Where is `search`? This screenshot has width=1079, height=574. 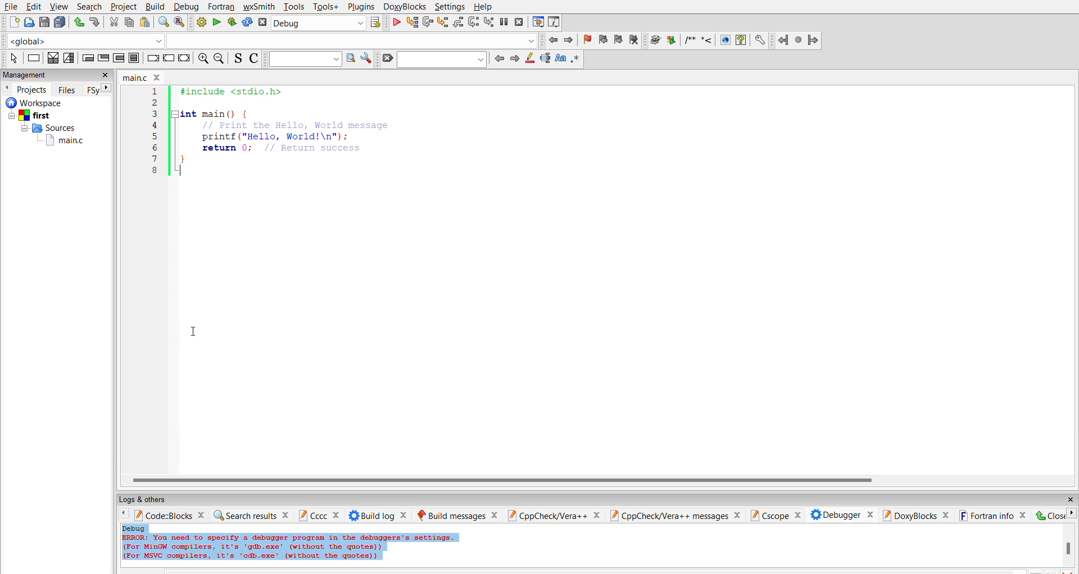 search is located at coordinates (442, 60).